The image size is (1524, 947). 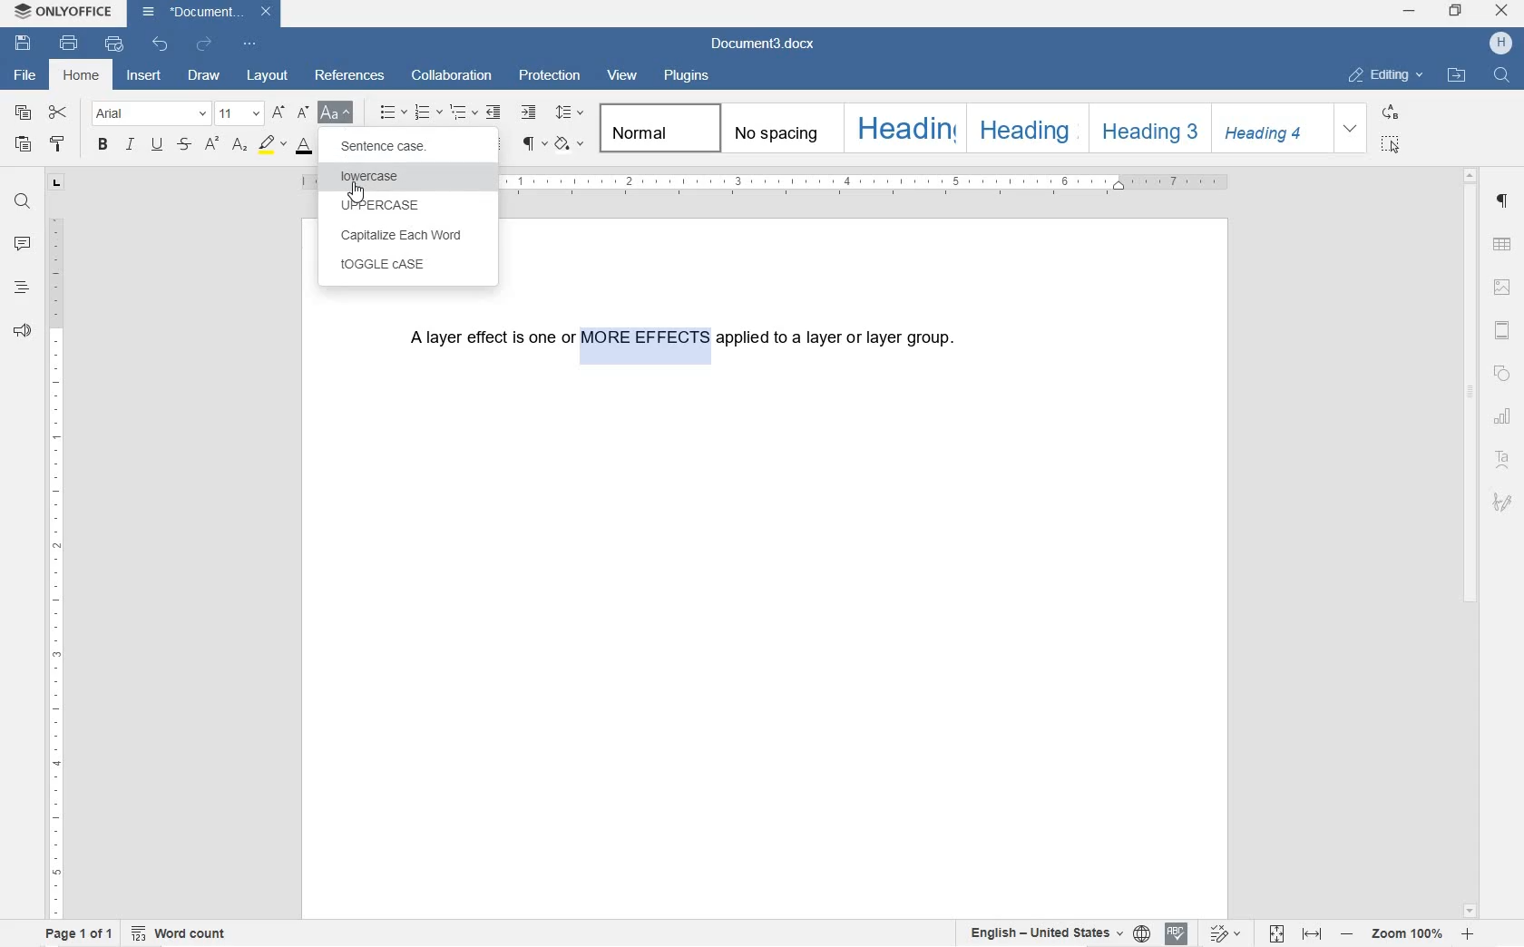 What do you see at coordinates (532, 144) in the screenshot?
I see `NONPRINTING CHARACTERS` at bounding box center [532, 144].